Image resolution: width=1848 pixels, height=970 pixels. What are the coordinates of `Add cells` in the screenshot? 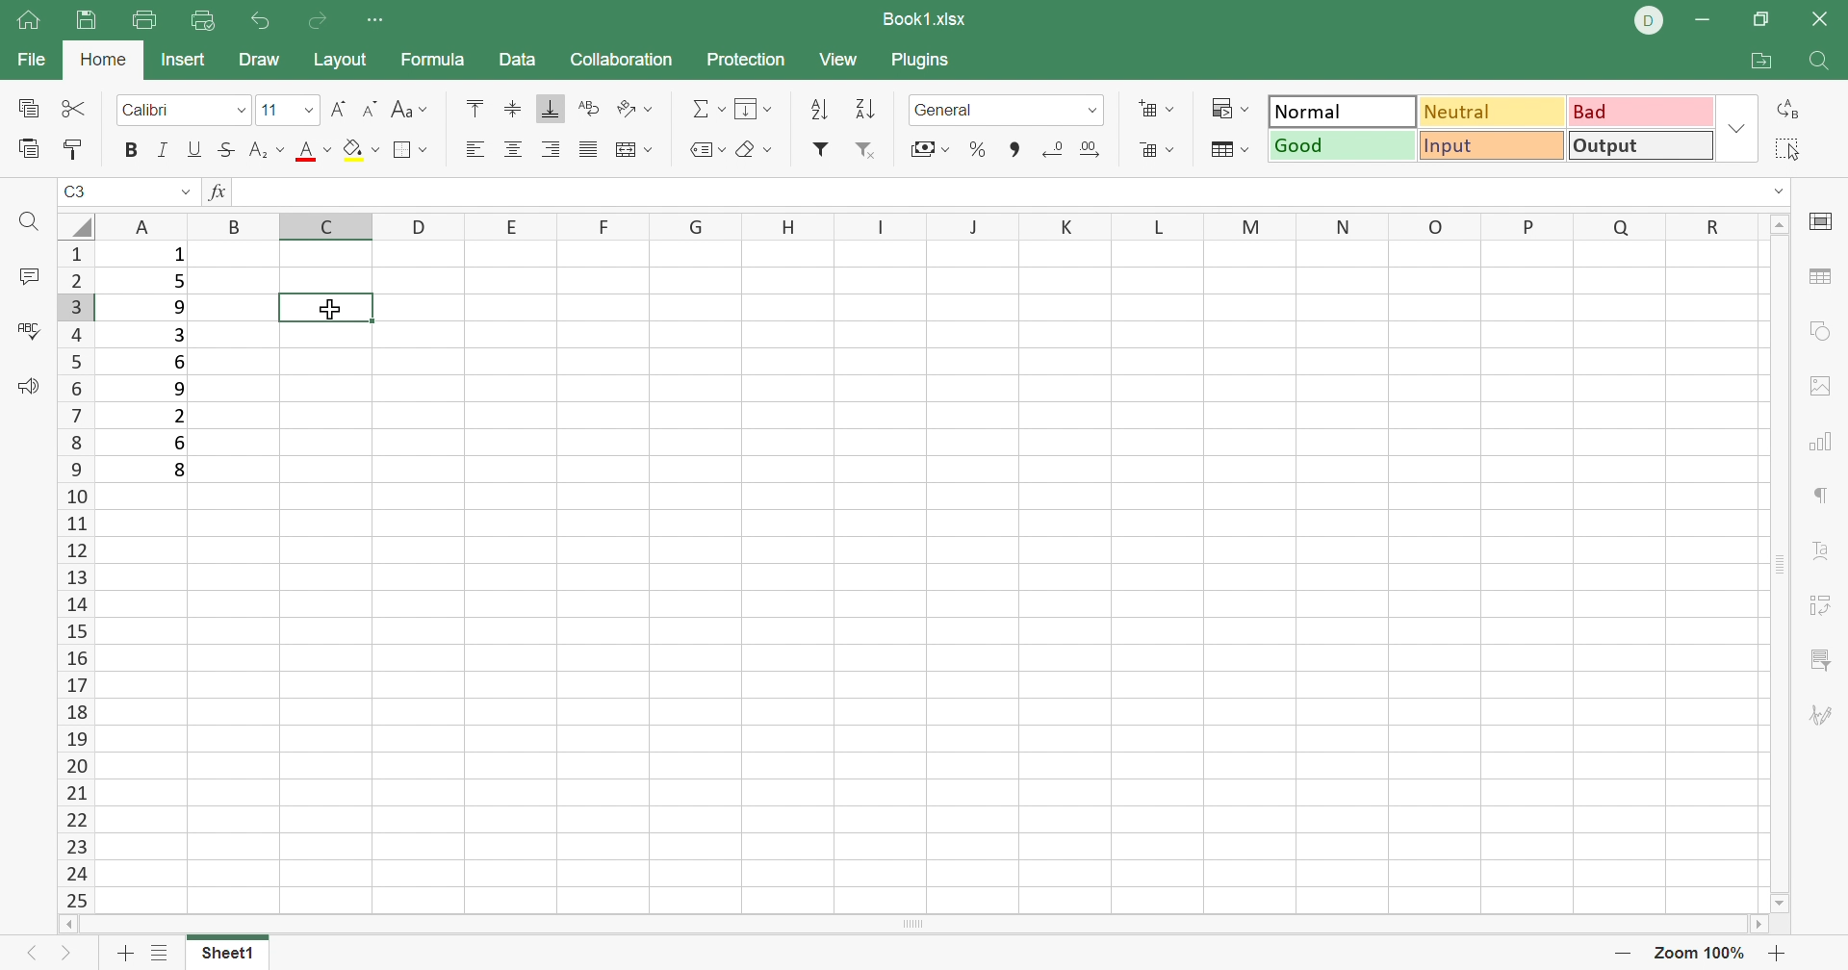 It's located at (1152, 108).